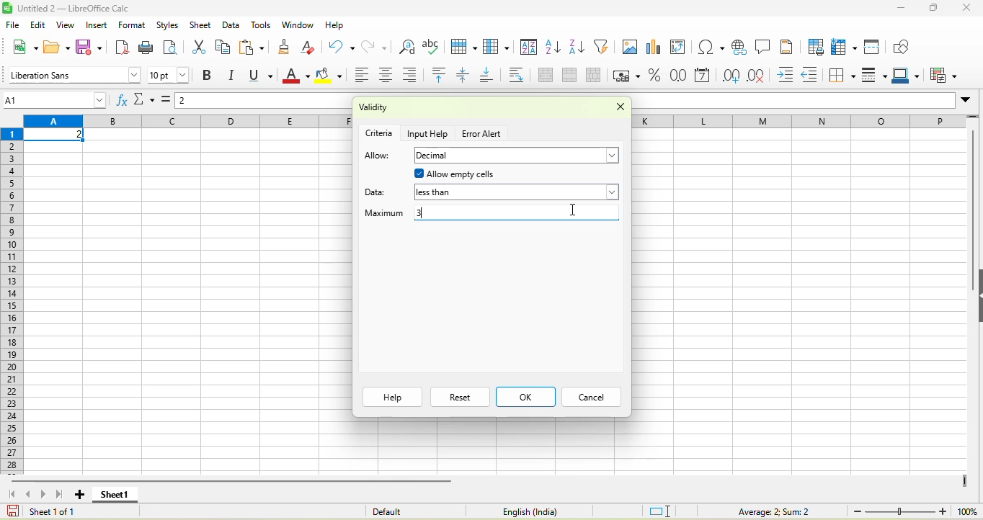 The height and width of the screenshot is (520, 983). Describe the element at coordinates (739, 47) in the screenshot. I see `hyperlink` at that location.